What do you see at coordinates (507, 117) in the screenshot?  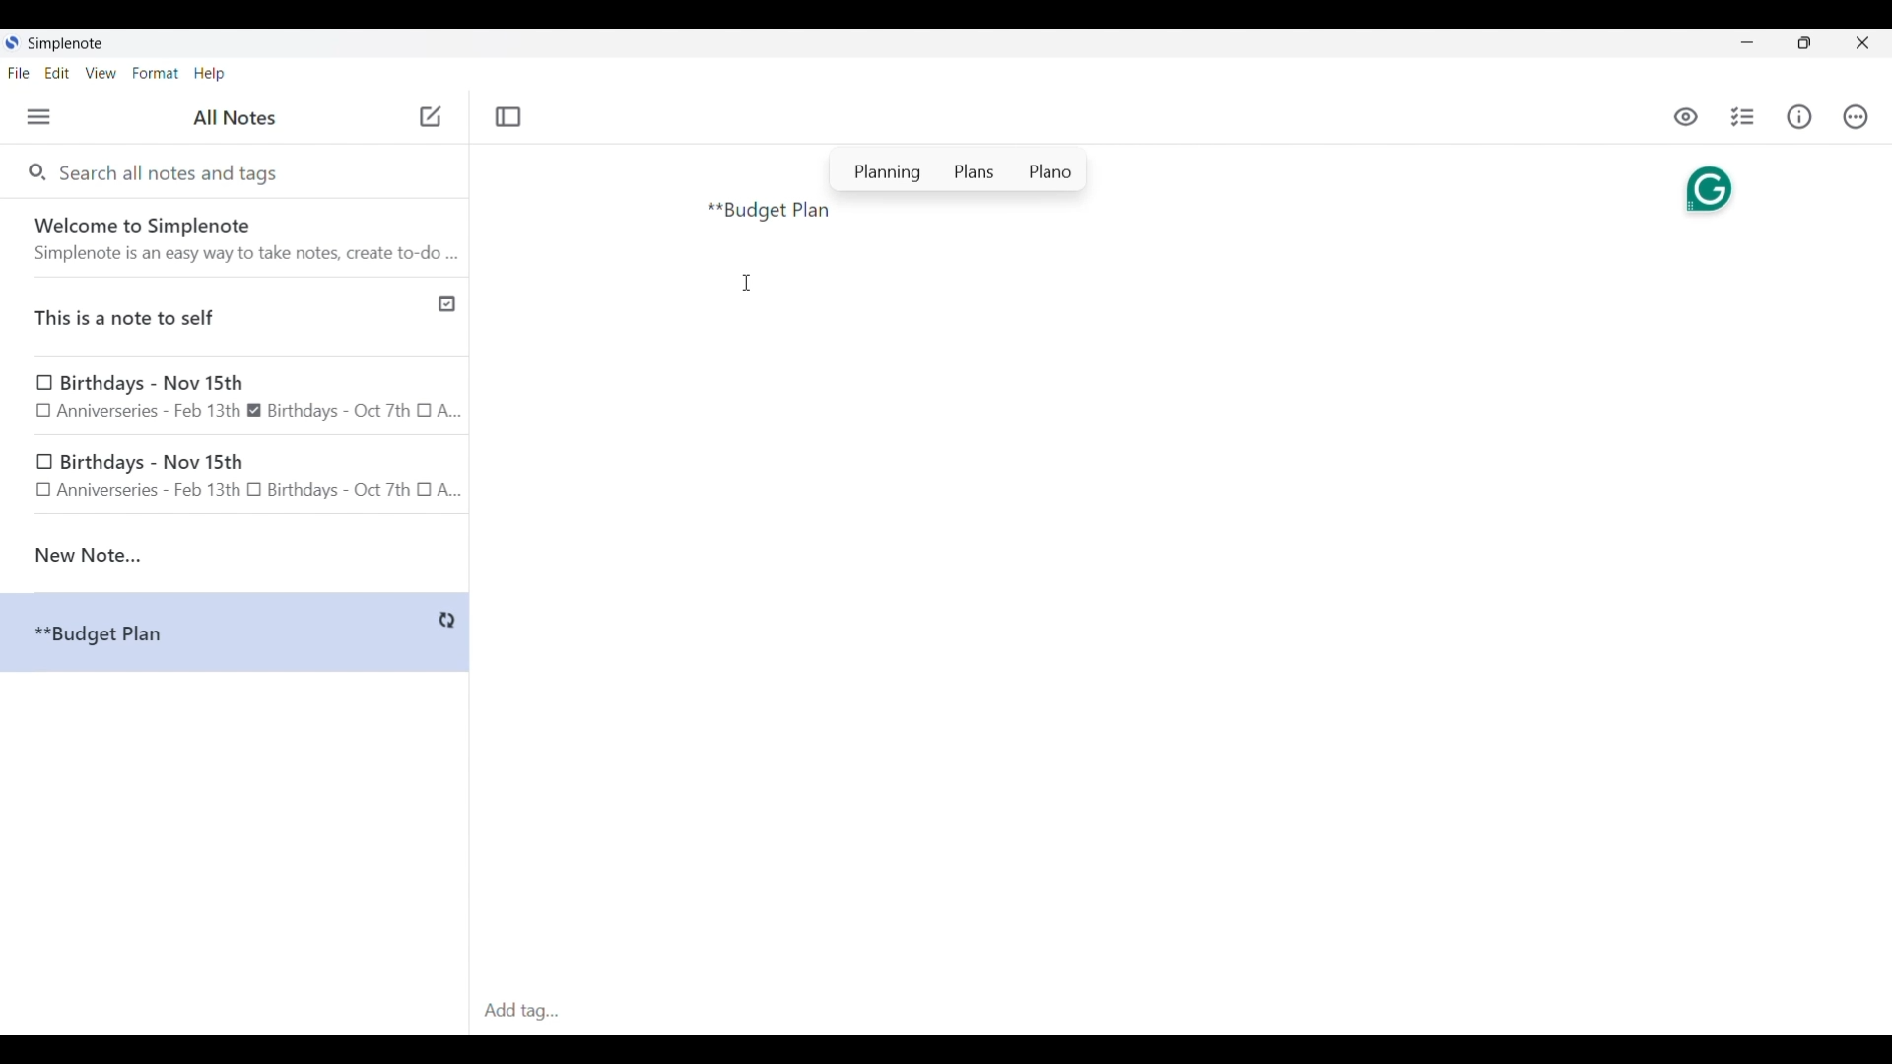 I see `Toggle focus mode` at bounding box center [507, 117].